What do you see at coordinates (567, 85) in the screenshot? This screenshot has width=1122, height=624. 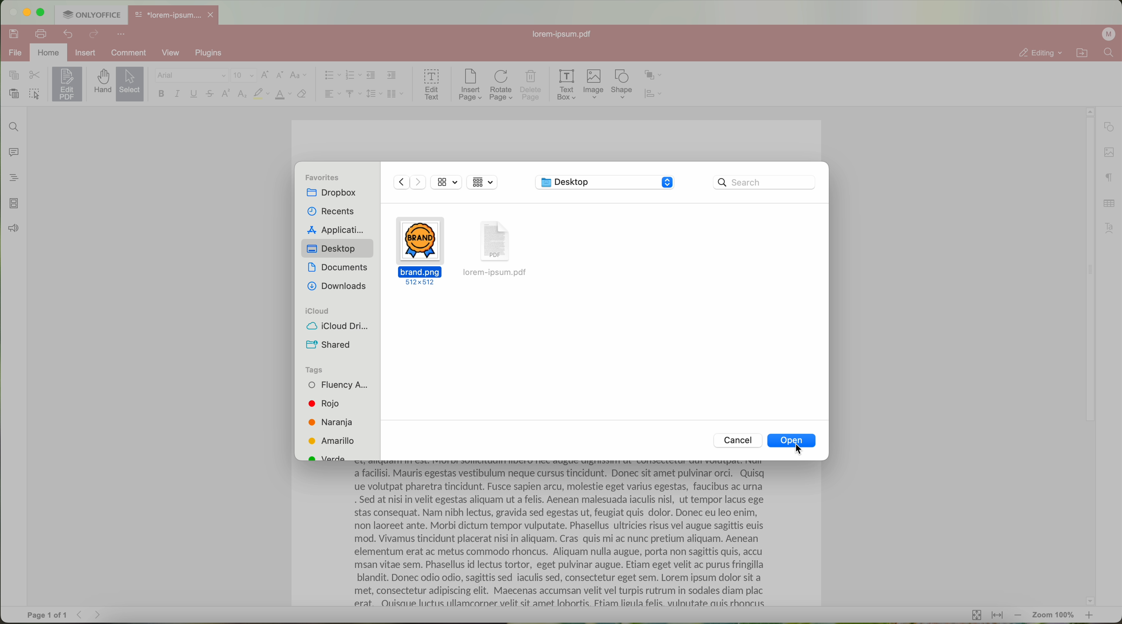 I see `text box` at bounding box center [567, 85].